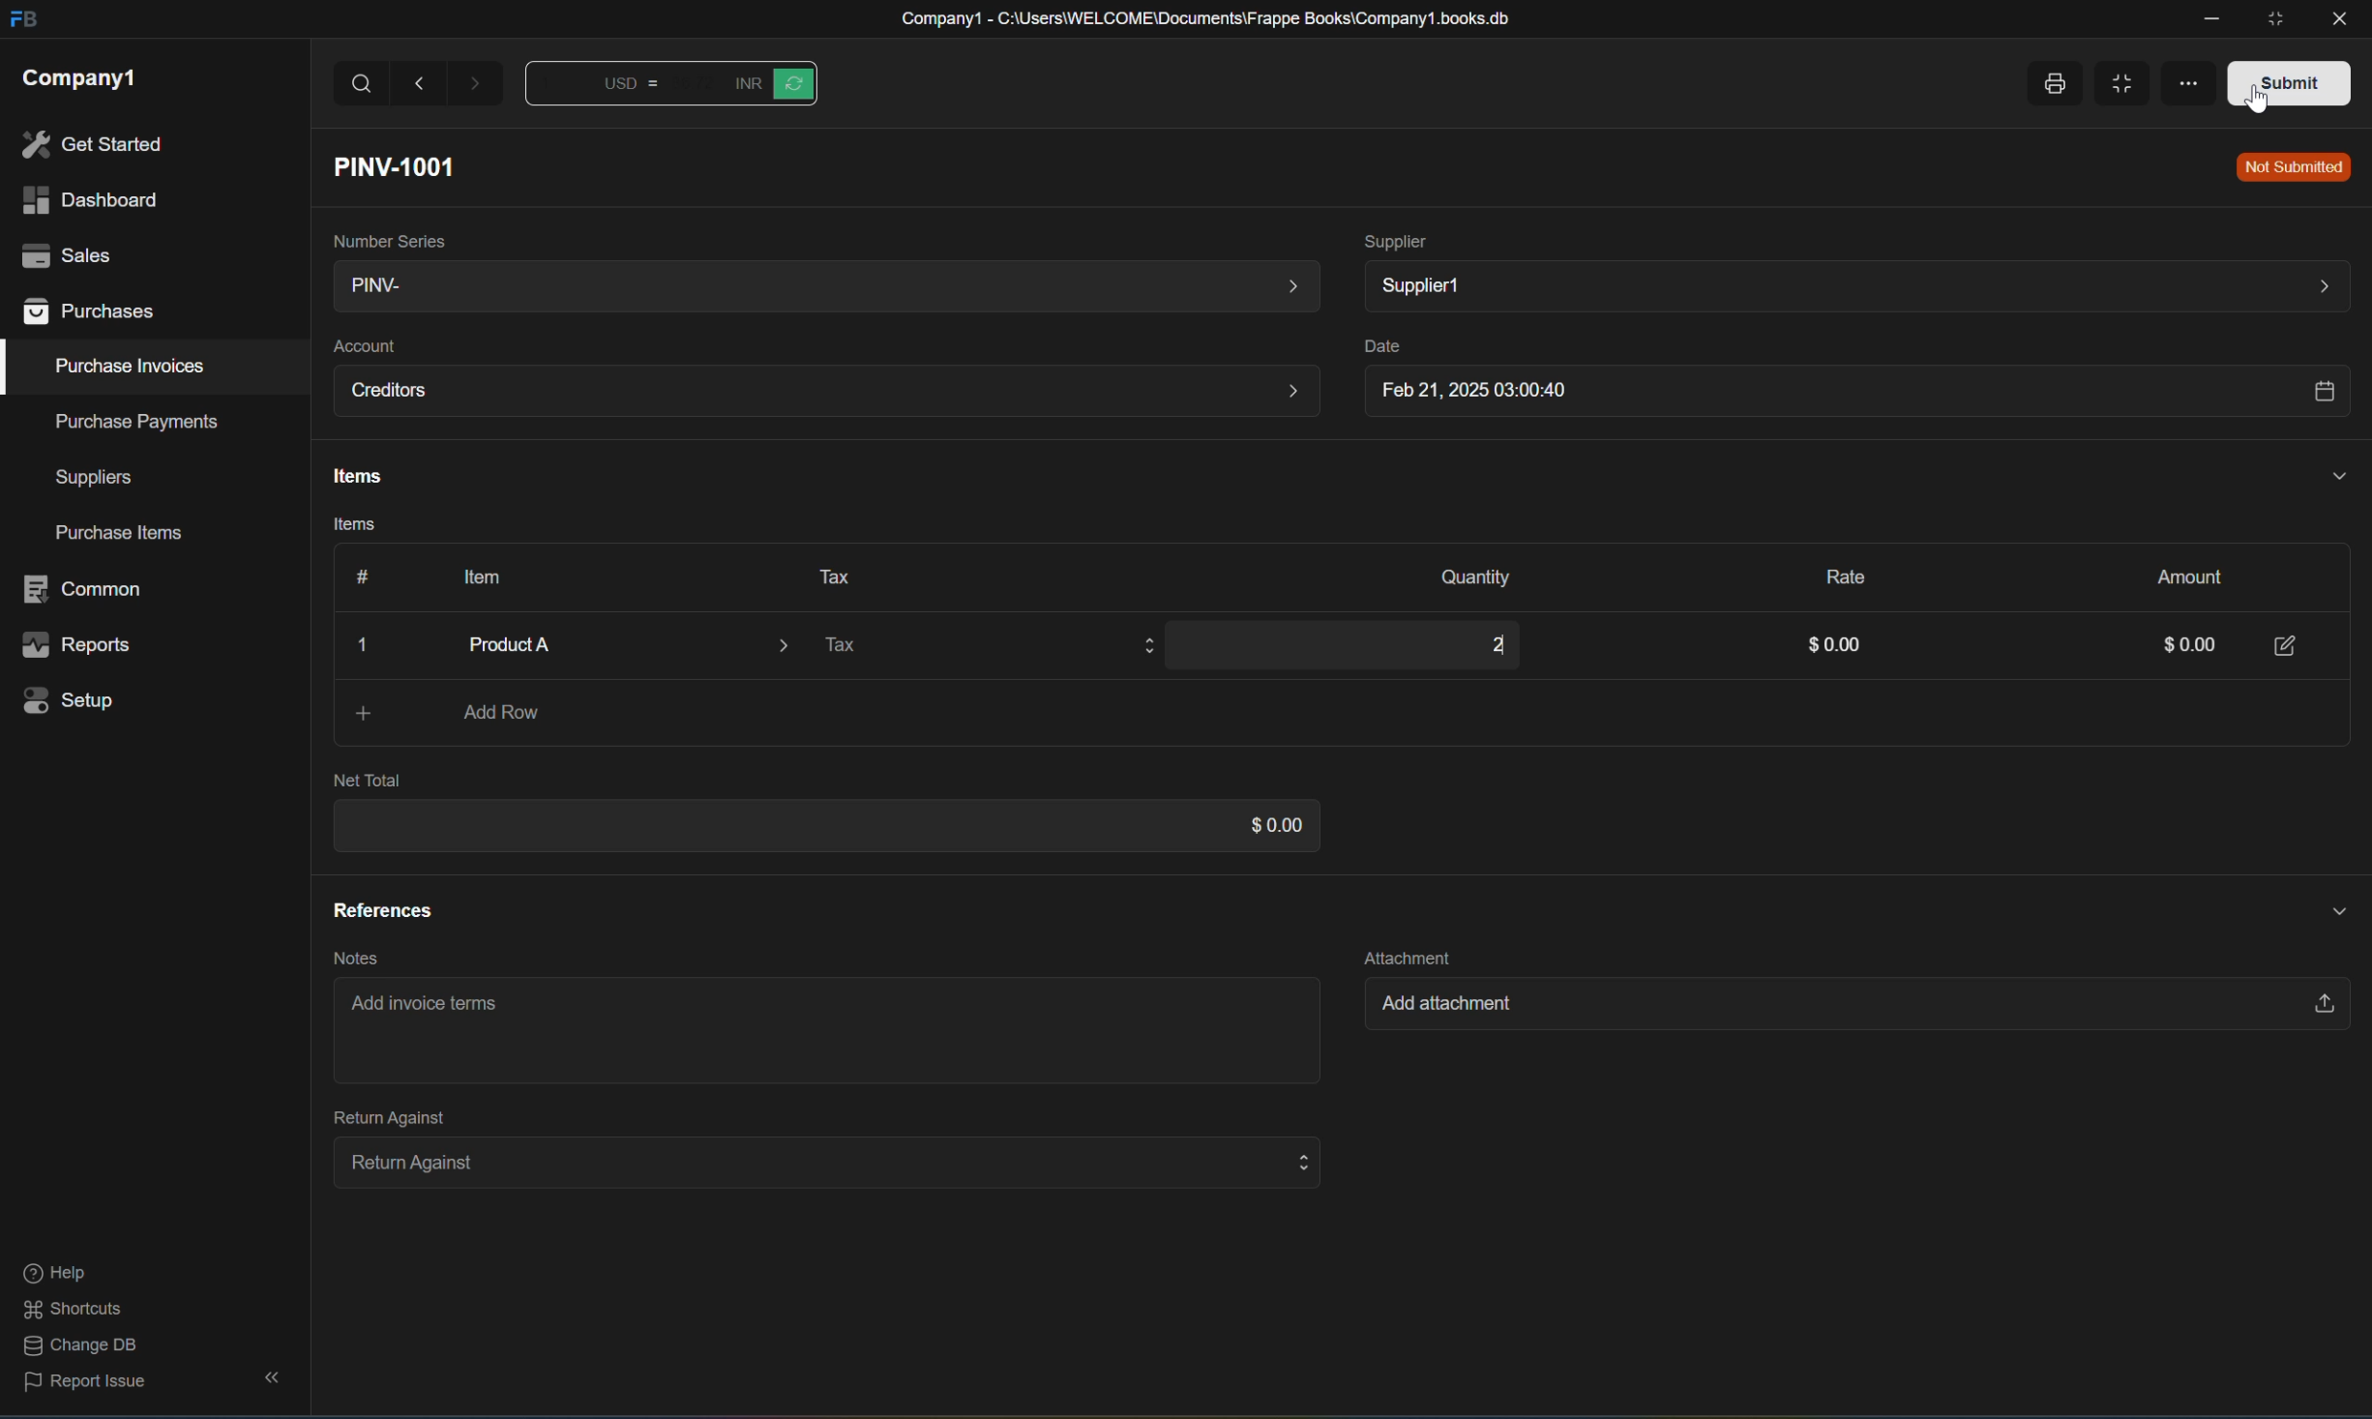  What do you see at coordinates (1835, 573) in the screenshot?
I see `Rate` at bounding box center [1835, 573].